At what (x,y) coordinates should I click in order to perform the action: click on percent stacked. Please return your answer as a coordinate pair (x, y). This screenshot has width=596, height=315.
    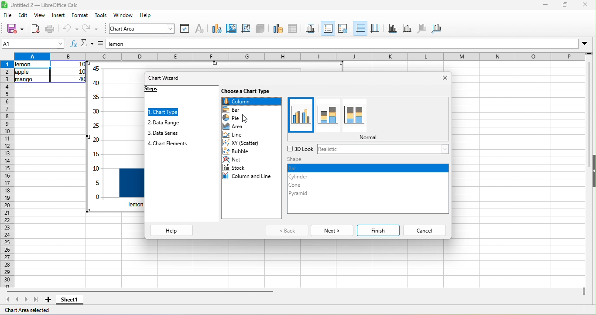
    Looking at the image, I should click on (362, 113).